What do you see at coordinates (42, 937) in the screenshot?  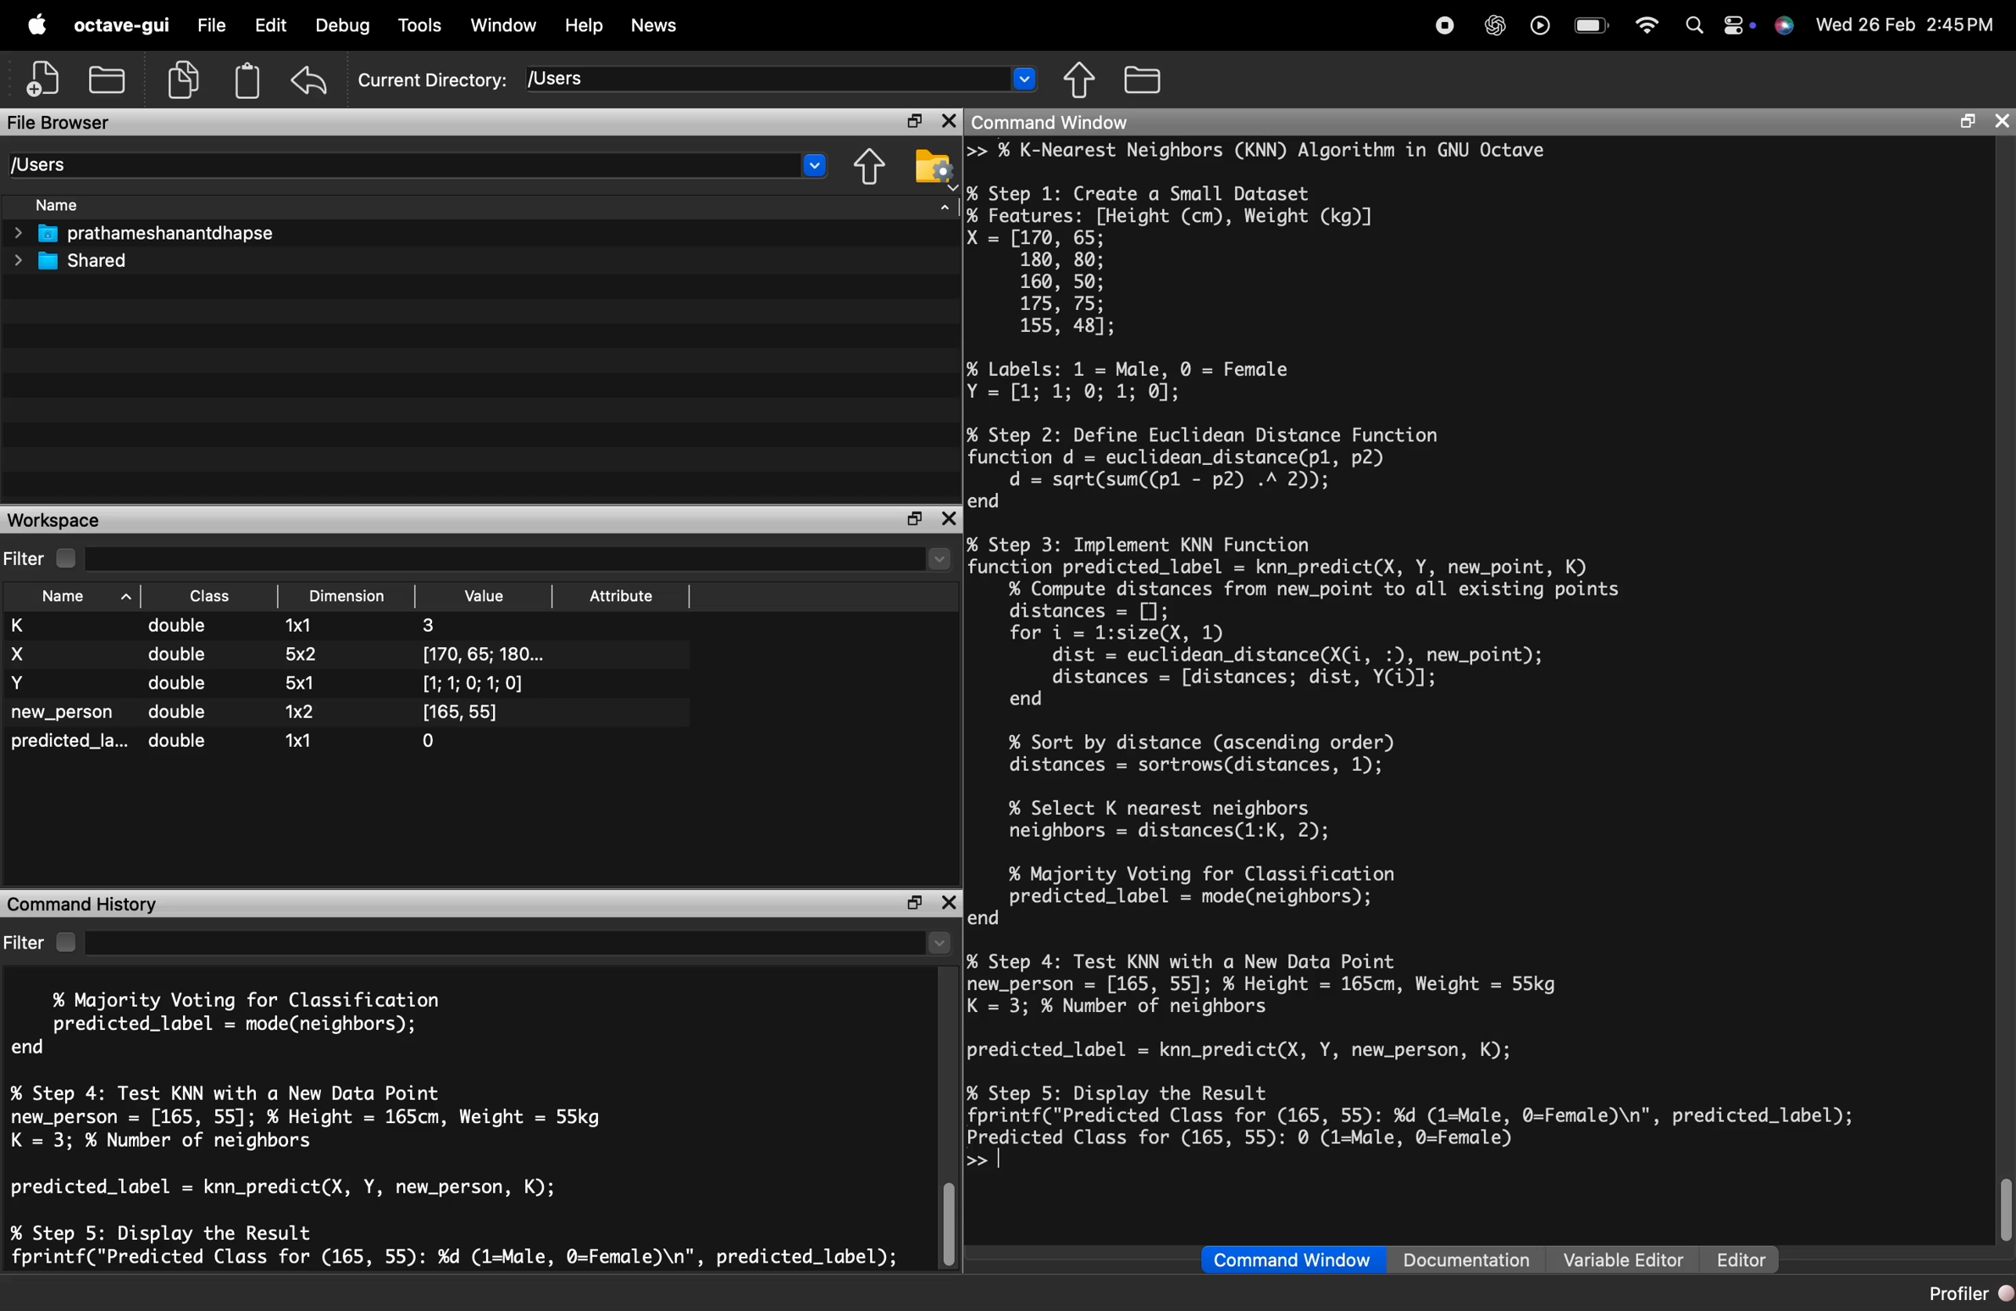 I see `Filter` at bounding box center [42, 937].